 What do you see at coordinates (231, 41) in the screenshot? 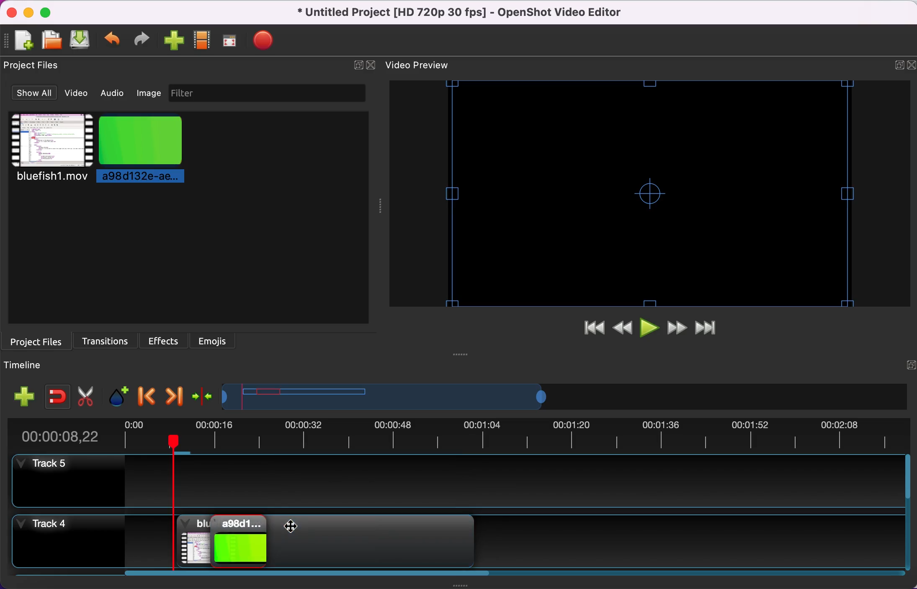
I see `fullscreen` at bounding box center [231, 41].